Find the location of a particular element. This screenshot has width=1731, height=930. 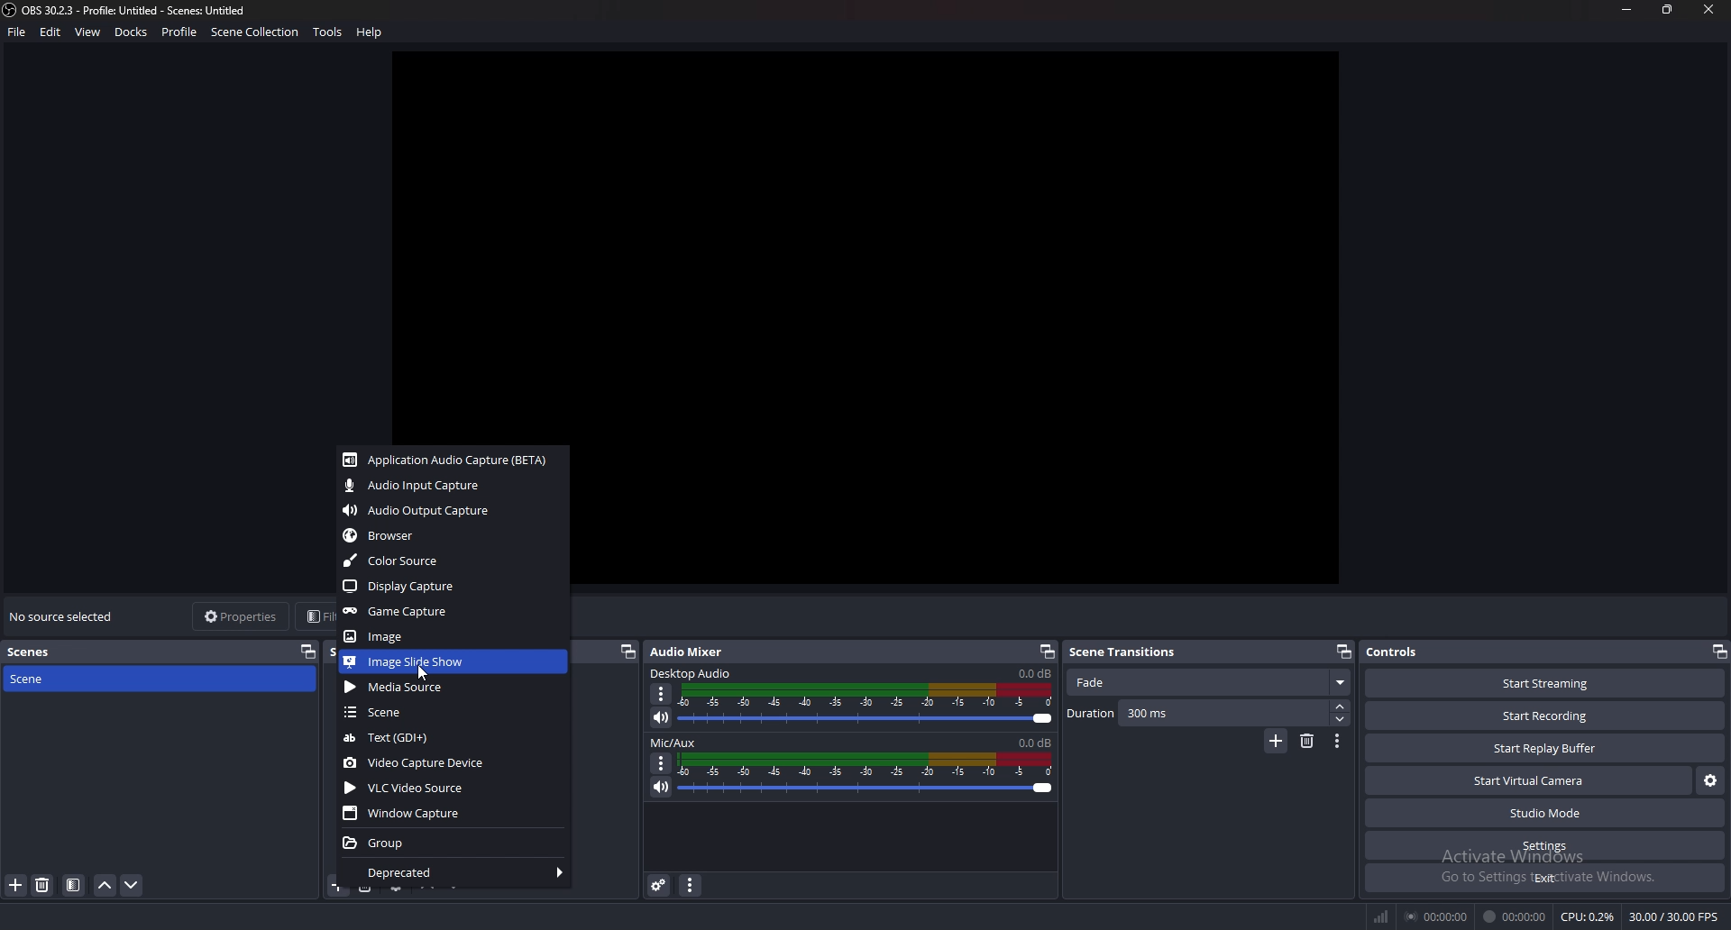

audio input capture is located at coordinates (450, 485).